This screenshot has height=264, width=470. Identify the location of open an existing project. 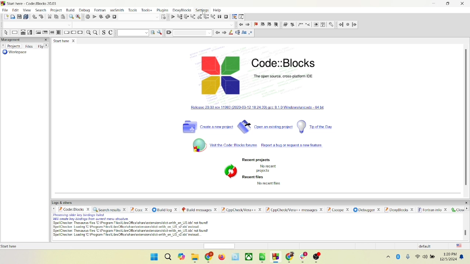
(265, 127).